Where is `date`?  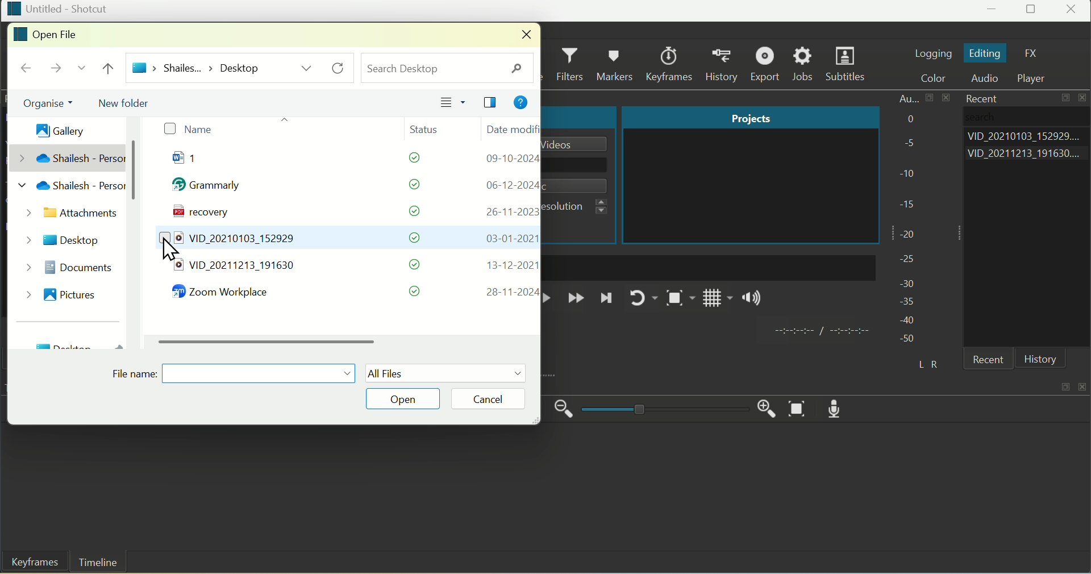
date is located at coordinates (510, 292).